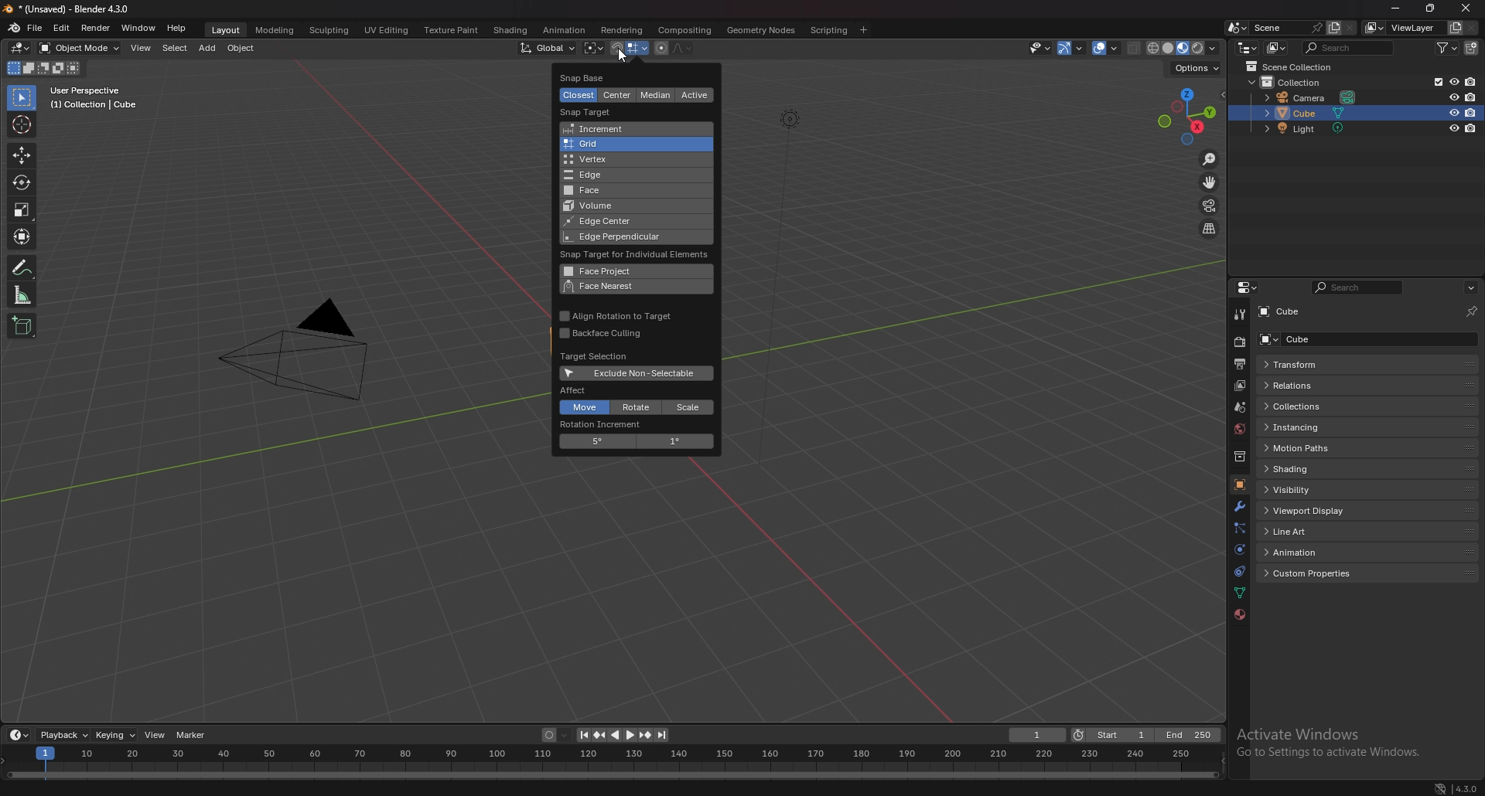 The image size is (1485, 796). I want to click on shading, so click(1316, 468).